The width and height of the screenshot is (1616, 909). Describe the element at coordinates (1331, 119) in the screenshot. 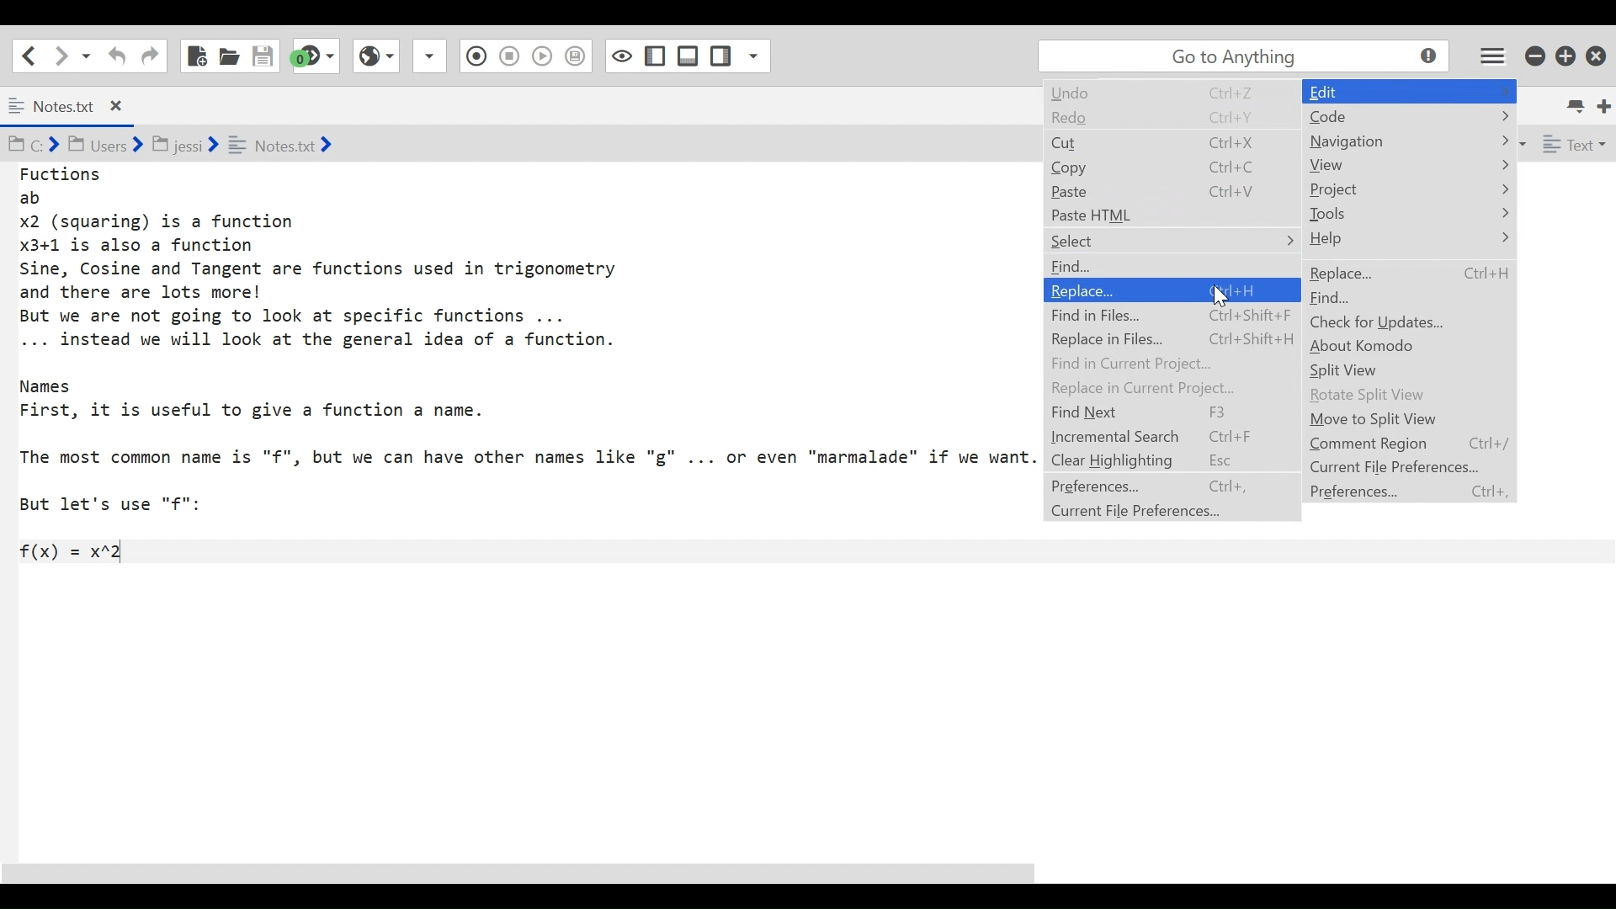

I see `Code` at that location.